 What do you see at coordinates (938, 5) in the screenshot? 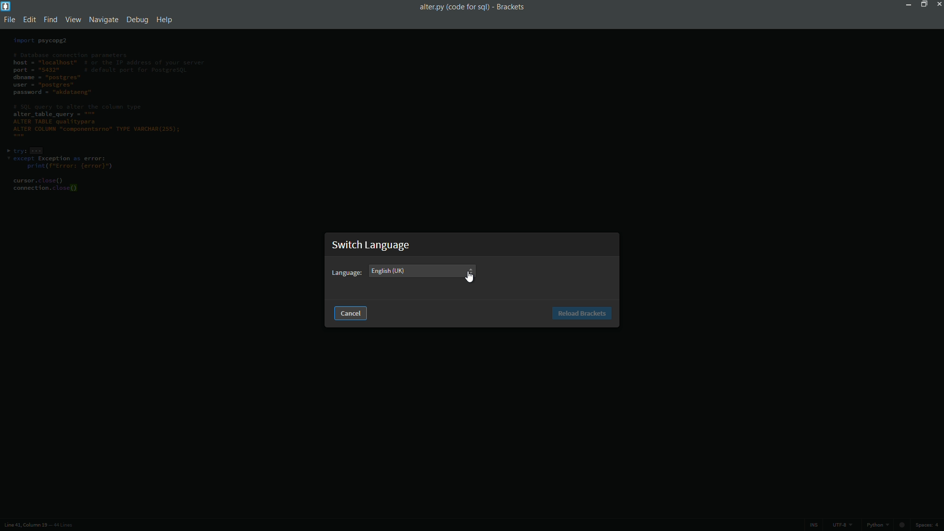
I see `close app` at bounding box center [938, 5].